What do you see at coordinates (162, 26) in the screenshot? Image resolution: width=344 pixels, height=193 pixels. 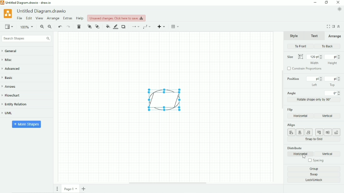 I see `Insert` at bounding box center [162, 26].